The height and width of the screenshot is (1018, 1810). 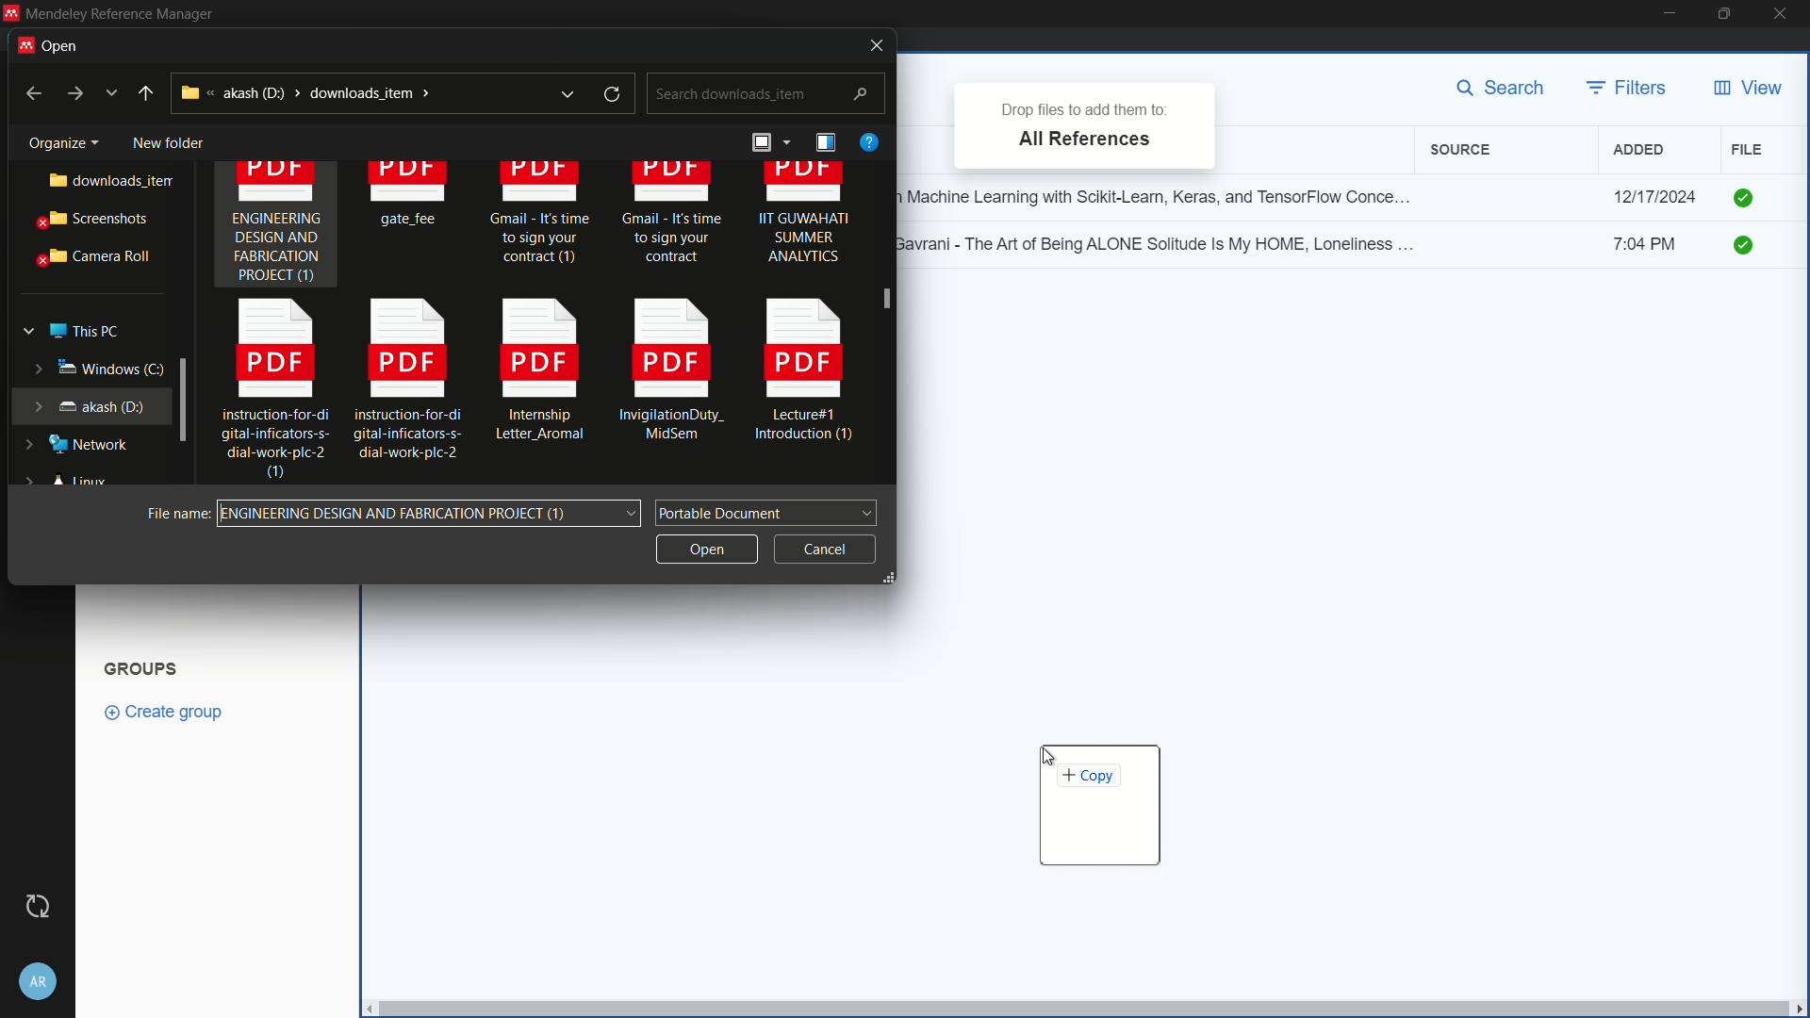 I want to click on new folder, so click(x=167, y=139).